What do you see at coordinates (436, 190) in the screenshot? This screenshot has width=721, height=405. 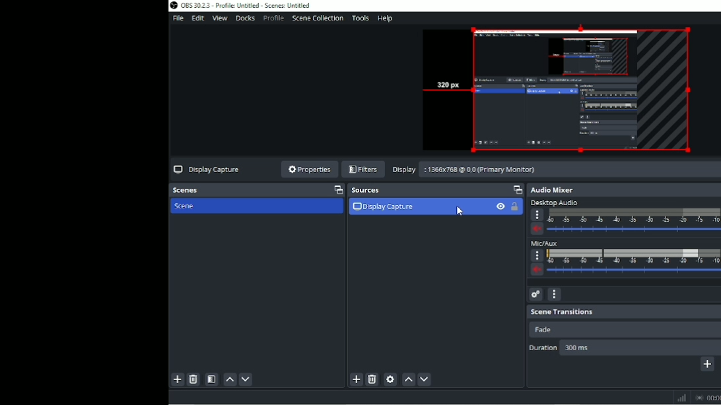 I see `Sources` at bounding box center [436, 190].